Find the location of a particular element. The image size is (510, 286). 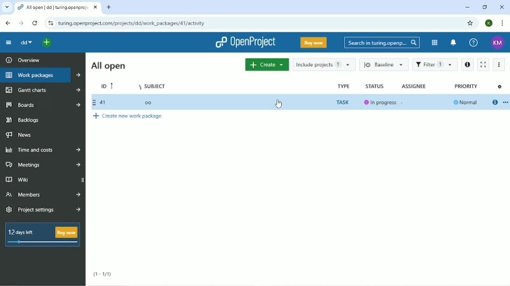

Subject is located at coordinates (153, 85).